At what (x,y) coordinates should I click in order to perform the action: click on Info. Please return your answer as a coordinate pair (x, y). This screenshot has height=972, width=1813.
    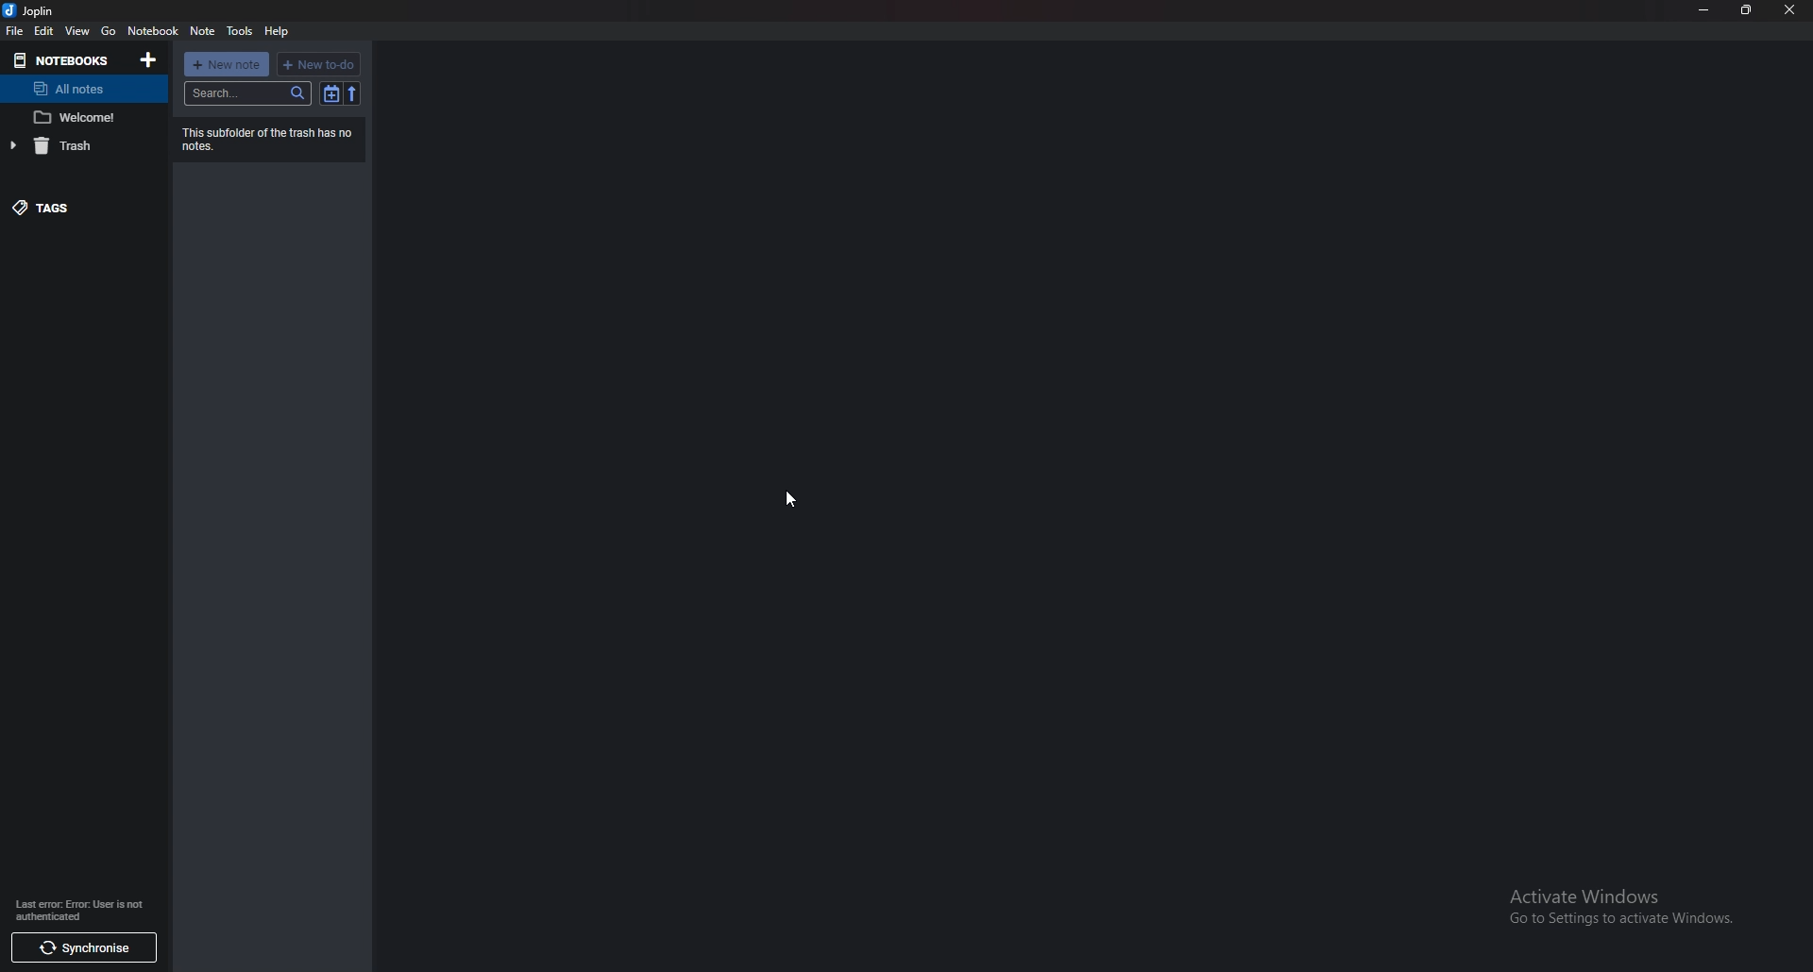
    Looking at the image, I should click on (266, 140).